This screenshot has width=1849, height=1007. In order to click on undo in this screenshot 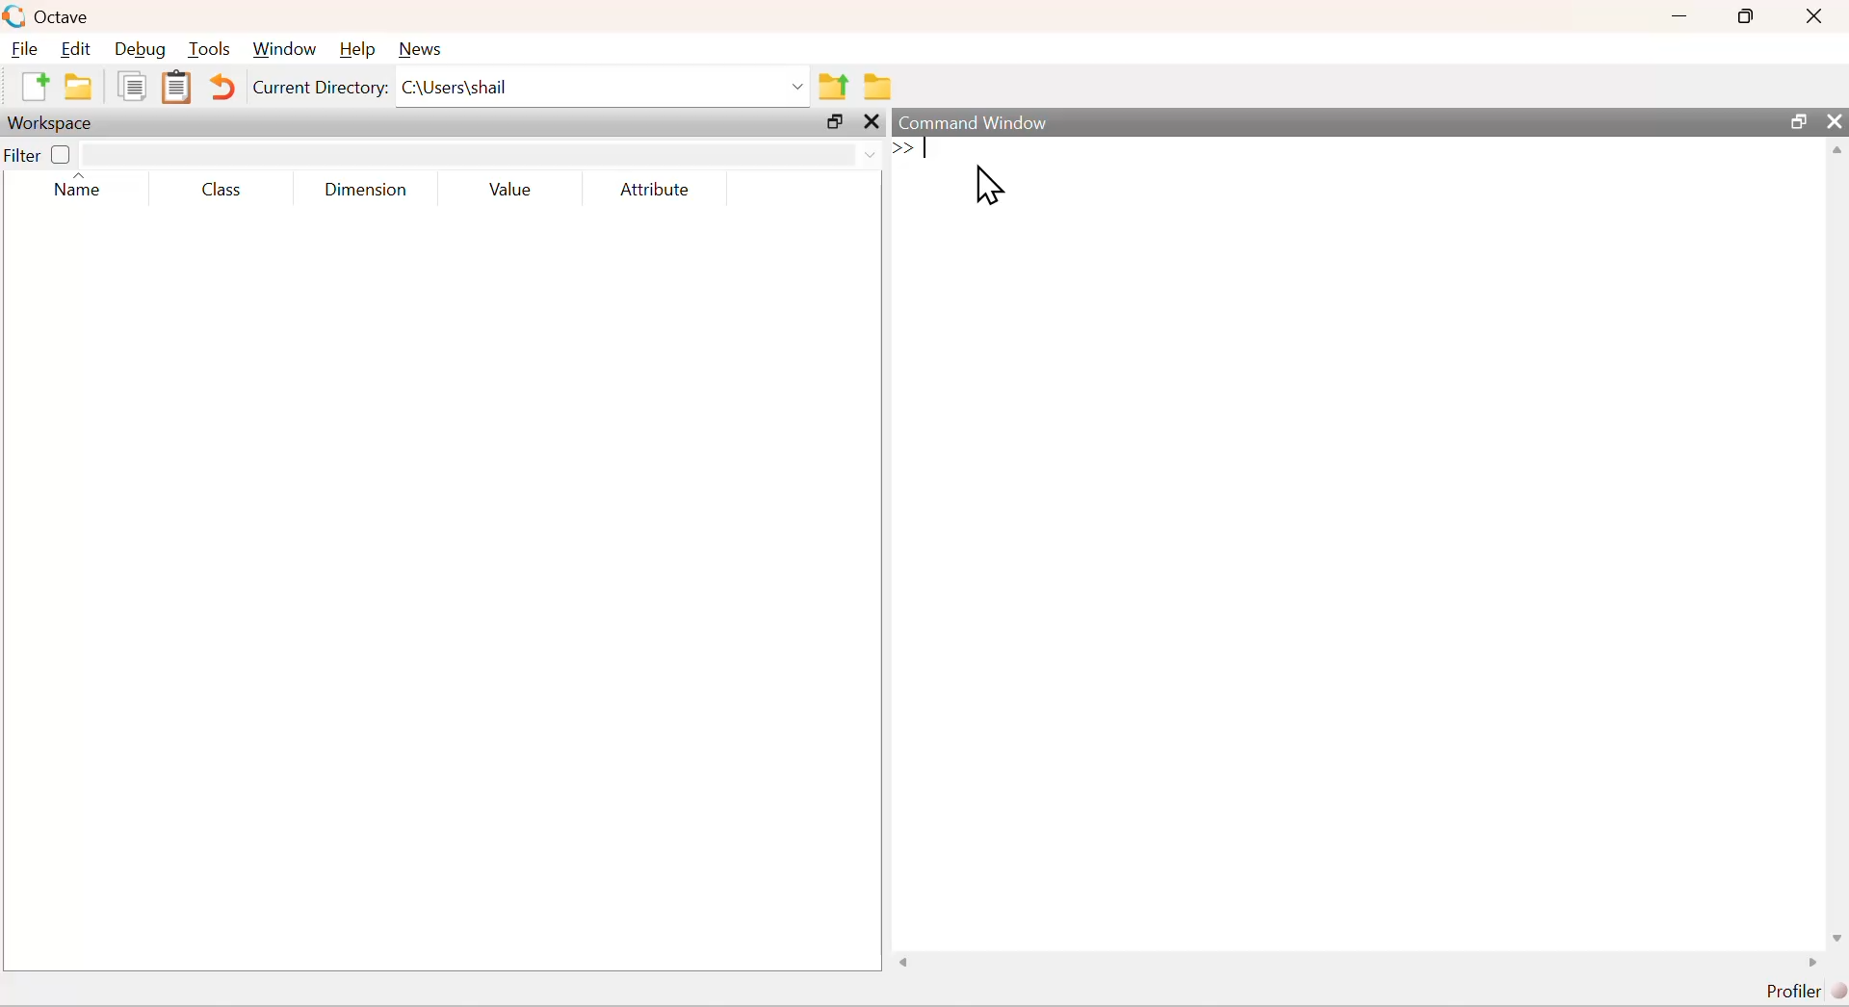, I will do `click(222, 86)`.